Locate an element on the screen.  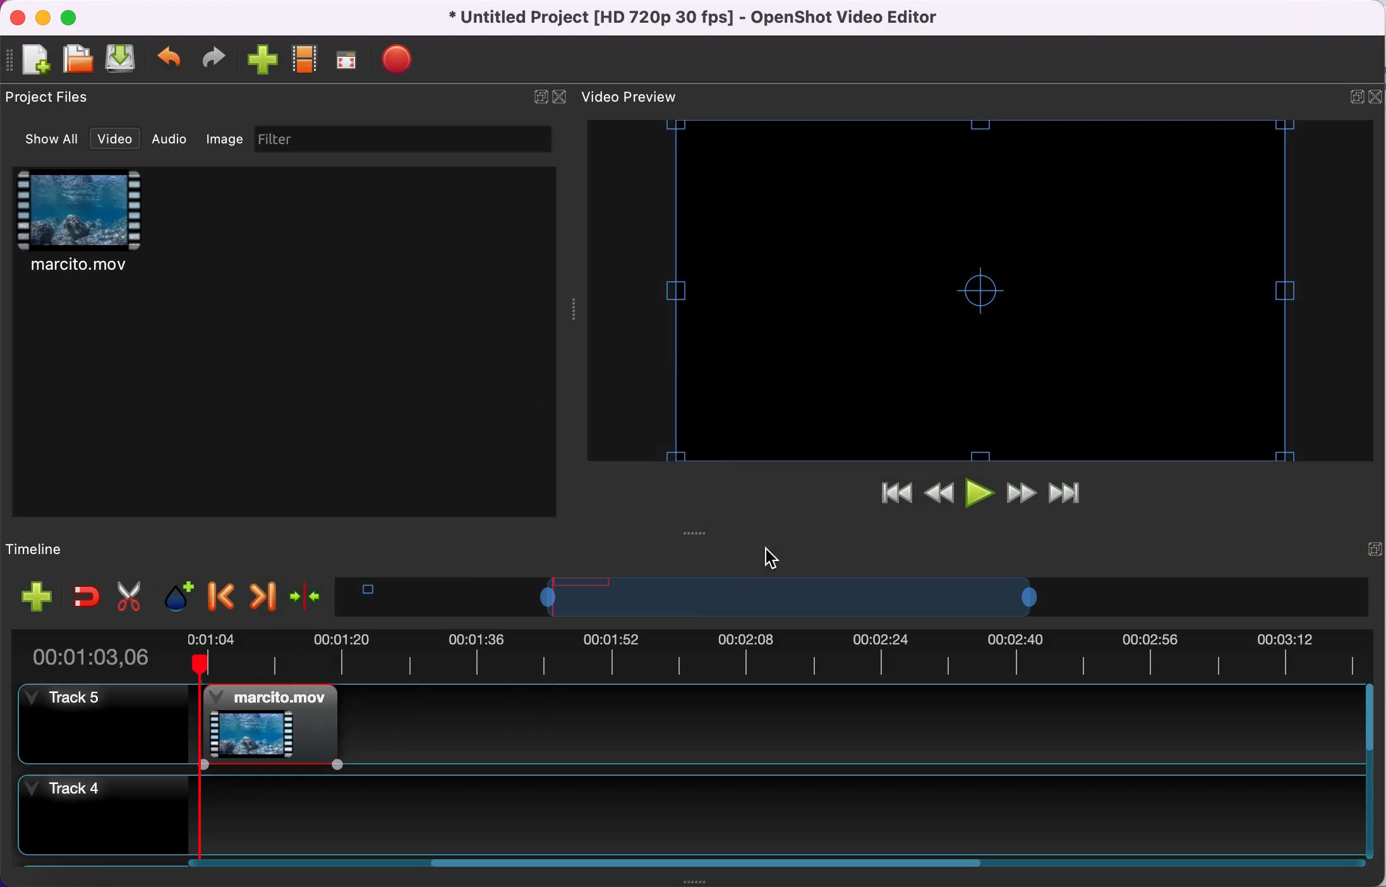
video preview is located at coordinates (651, 99).